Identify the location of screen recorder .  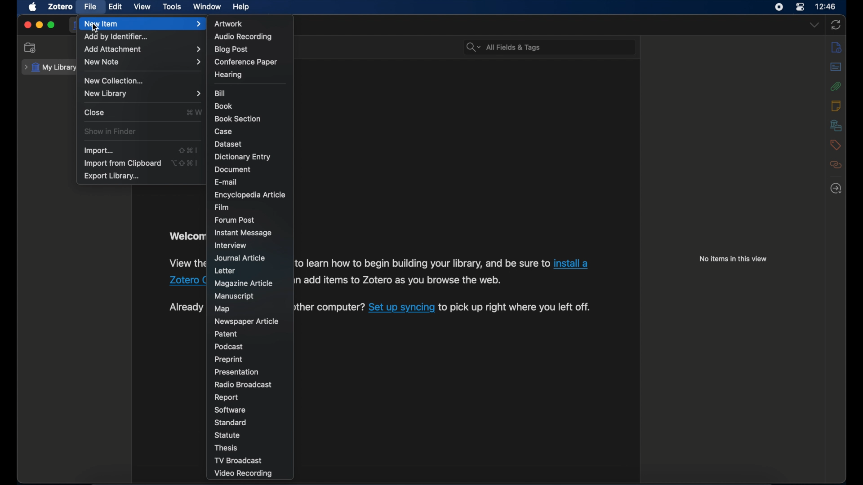
(778, 7).